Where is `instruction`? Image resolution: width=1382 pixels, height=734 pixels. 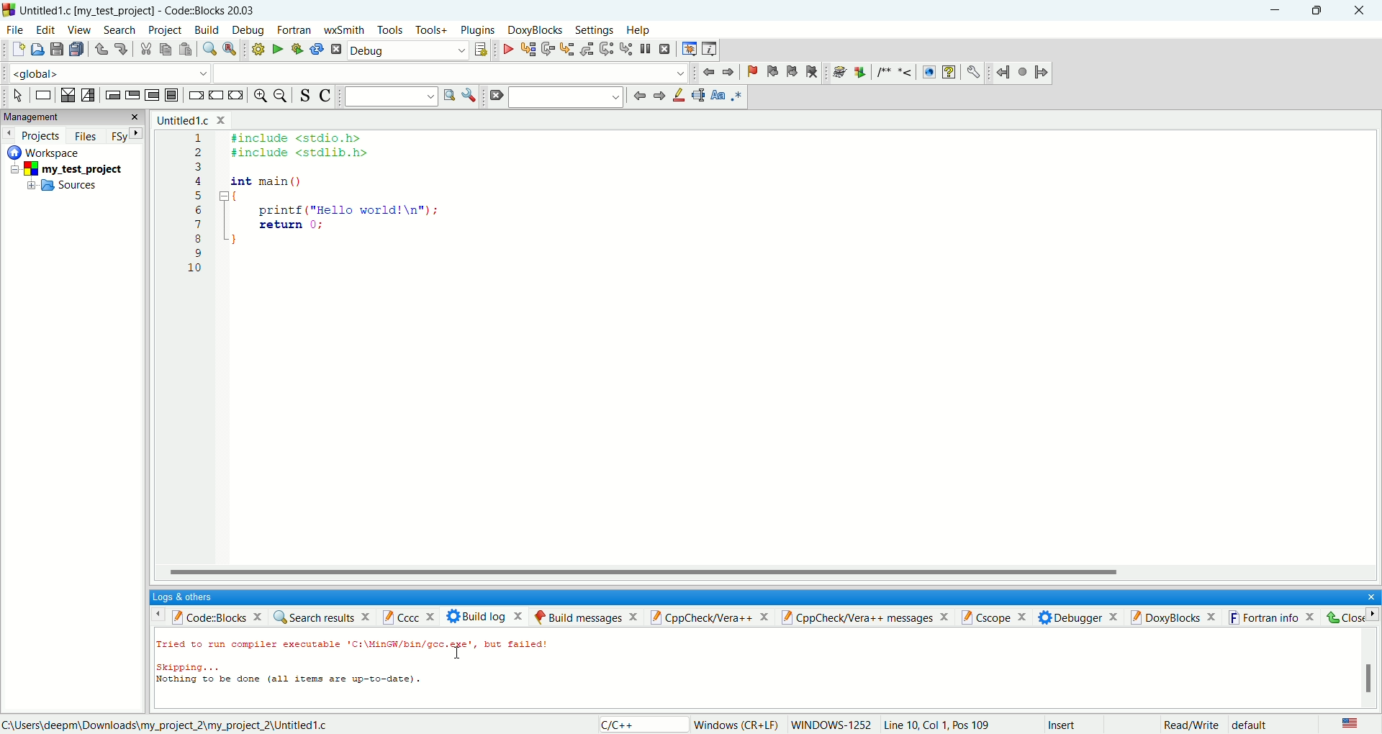 instruction is located at coordinates (42, 95).